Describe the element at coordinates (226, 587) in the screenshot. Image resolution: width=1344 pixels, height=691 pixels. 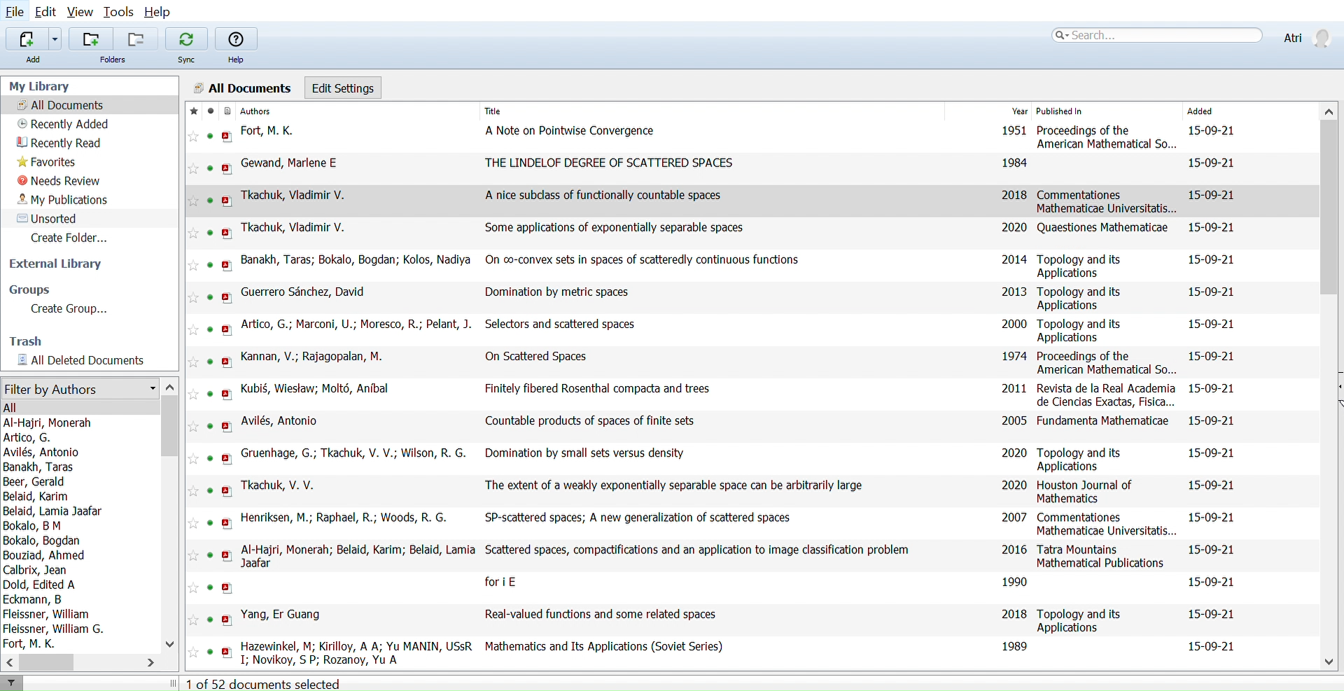
I see `open PDF` at that location.